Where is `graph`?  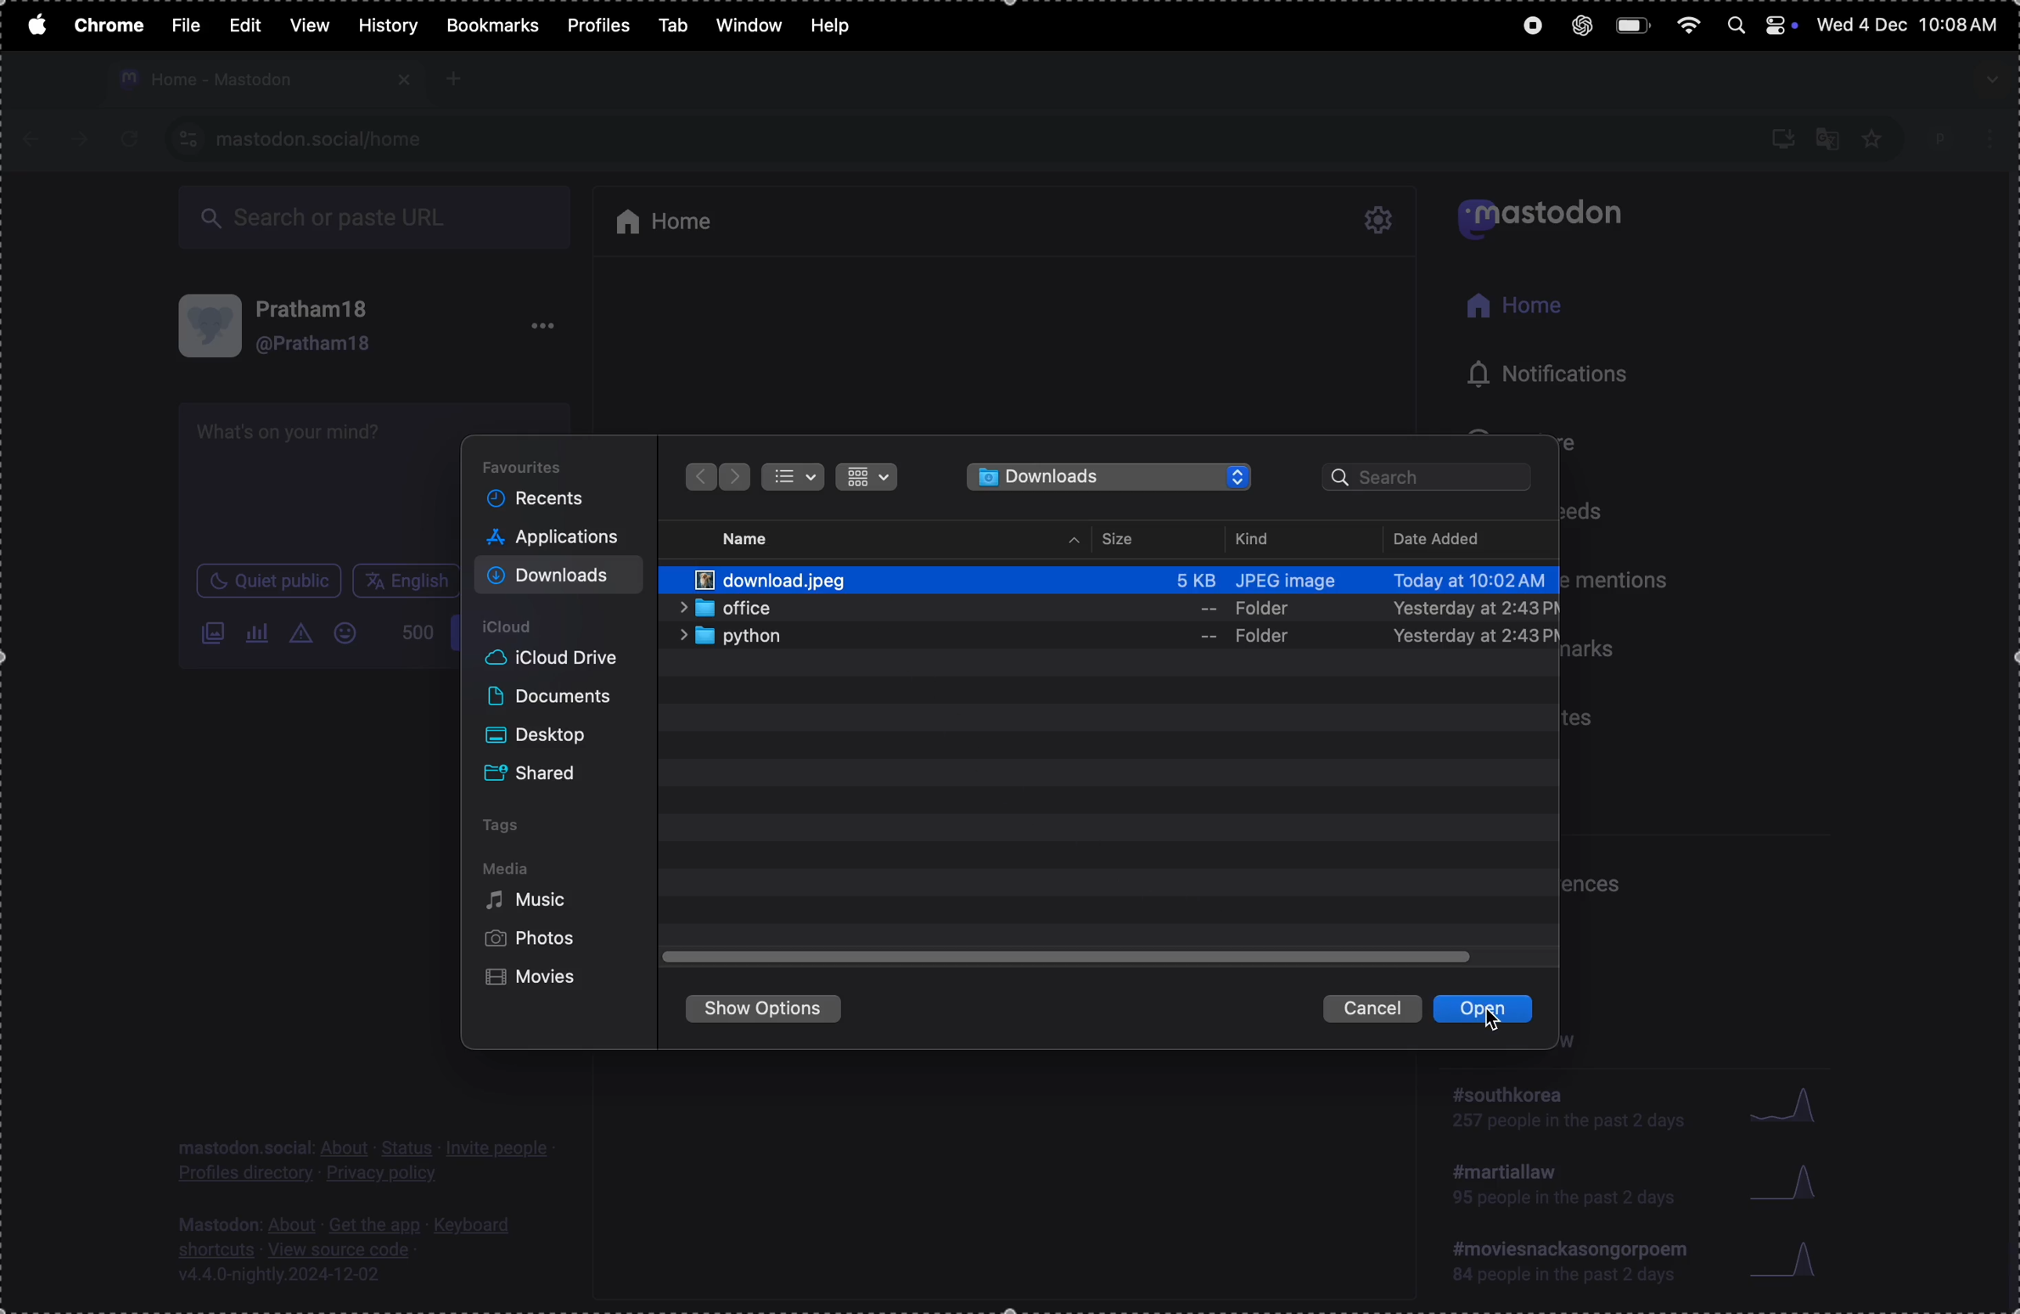
graph is located at coordinates (1788, 1182).